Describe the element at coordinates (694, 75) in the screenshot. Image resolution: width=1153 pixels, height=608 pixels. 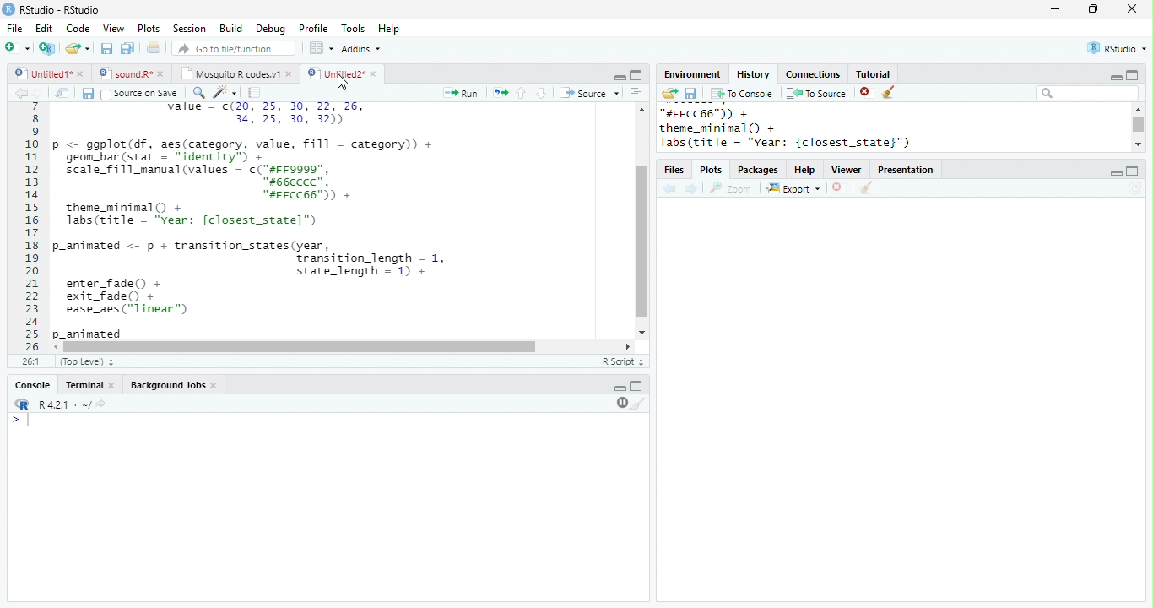
I see `Environment` at that location.